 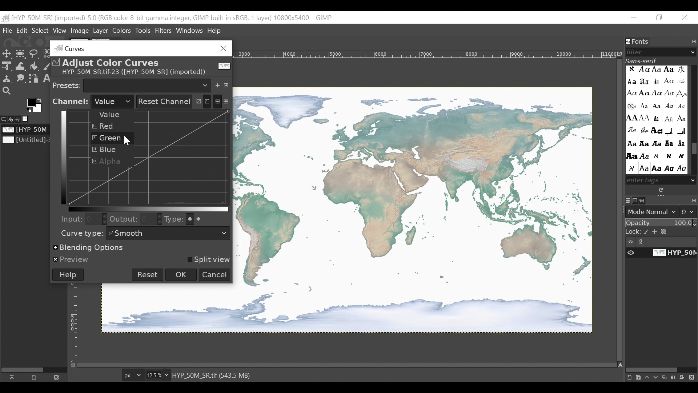 I want to click on Zoom Factor, so click(x=156, y=375).